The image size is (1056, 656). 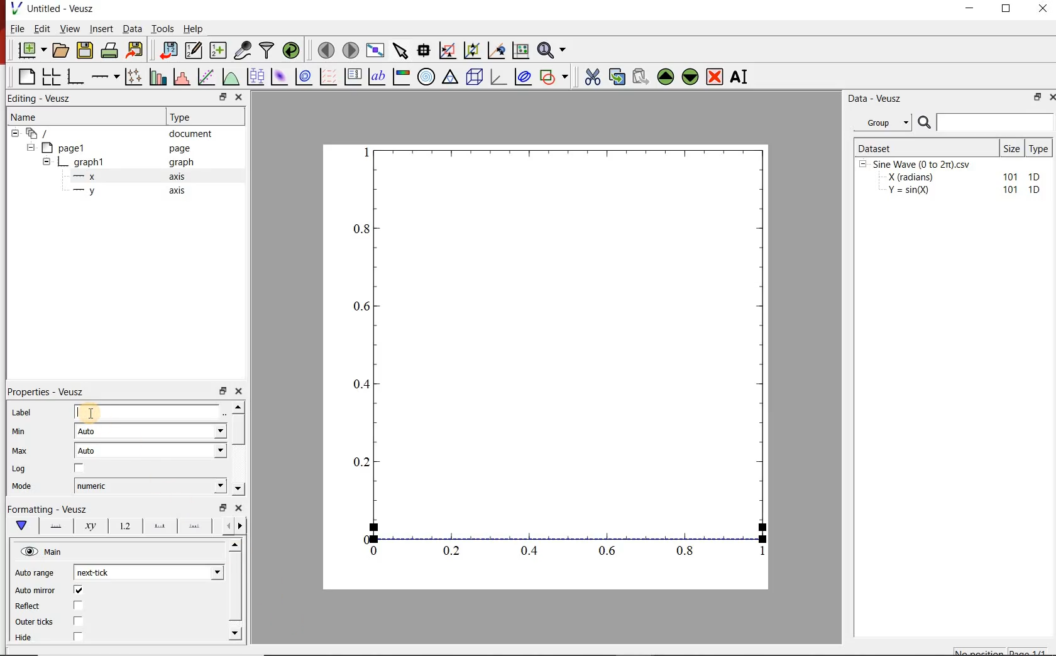 I want to click on ‘Hide, so click(x=25, y=638).